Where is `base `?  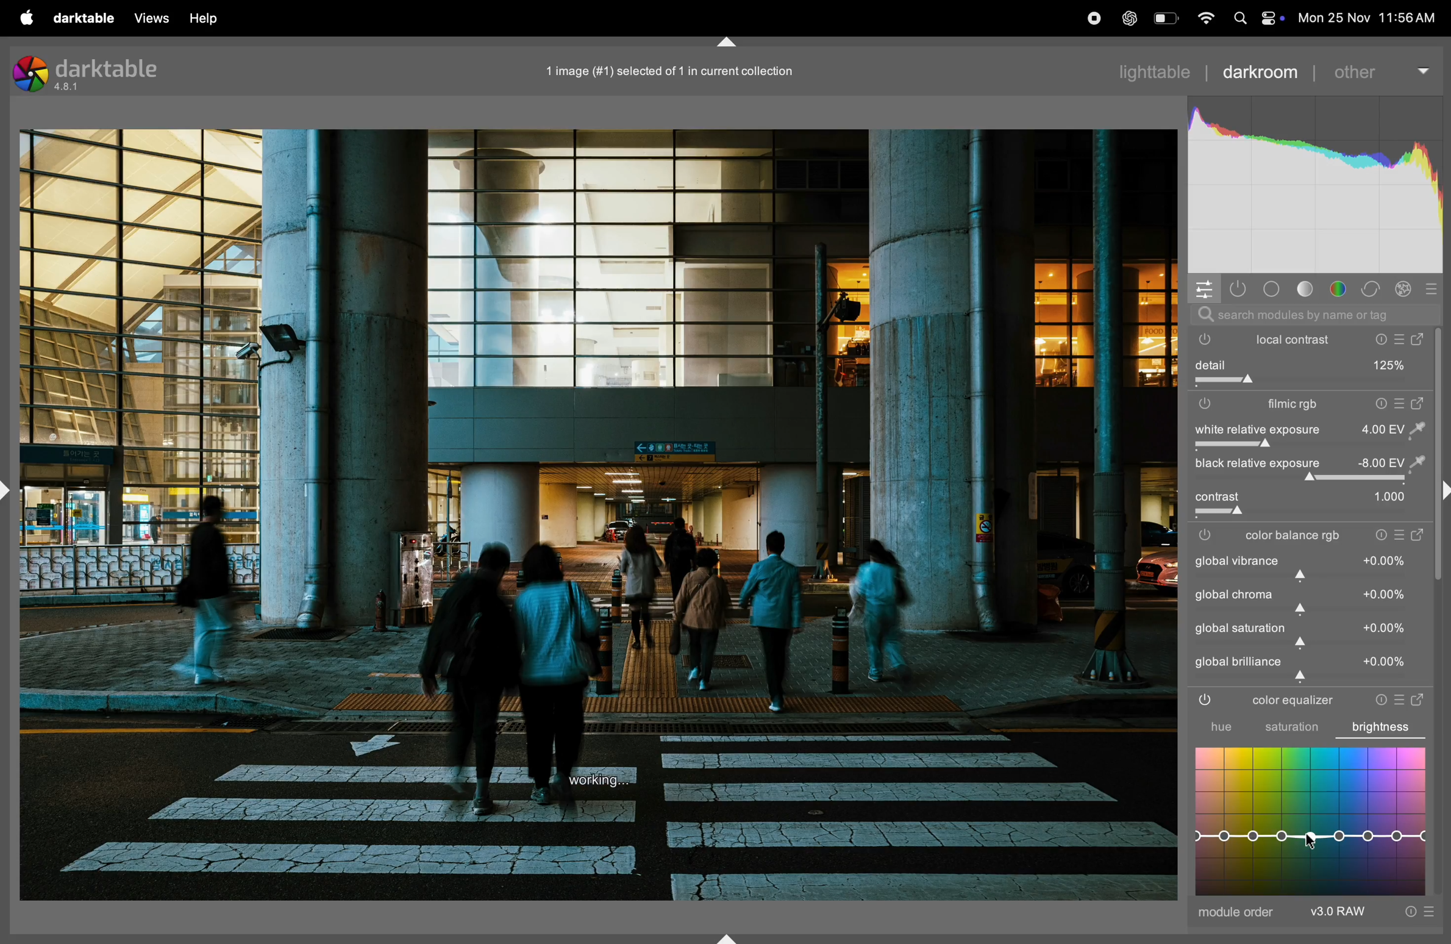 base  is located at coordinates (1270, 286).